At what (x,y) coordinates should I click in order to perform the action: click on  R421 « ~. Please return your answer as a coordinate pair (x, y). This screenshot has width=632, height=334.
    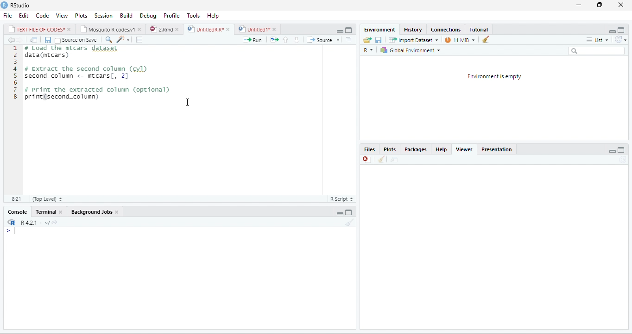
    Looking at the image, I should click on (31, 221).